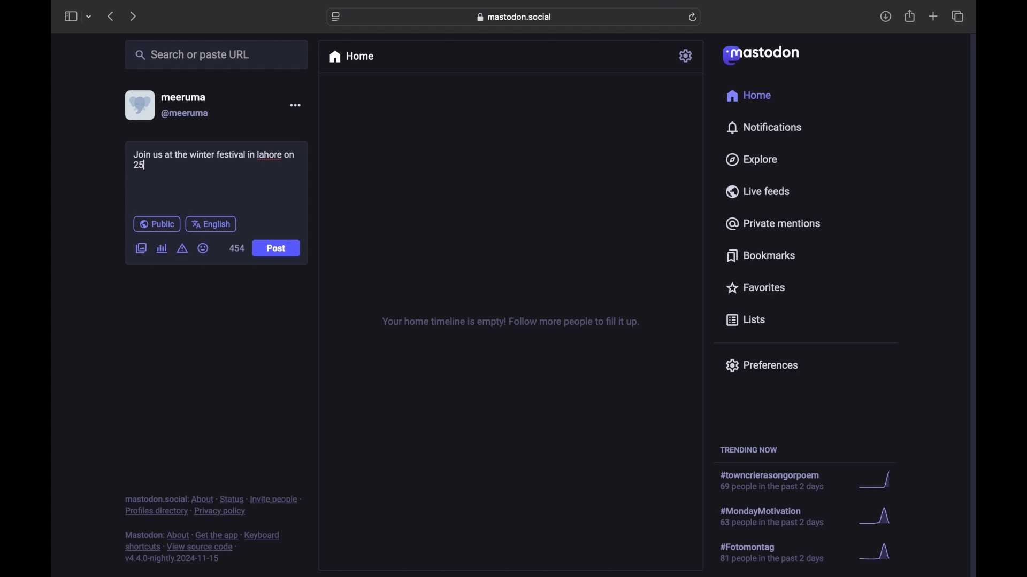  What do you see at coordinates (748, 450) in the screenshot?
I see `trending now` at bounding box center [748, 450].